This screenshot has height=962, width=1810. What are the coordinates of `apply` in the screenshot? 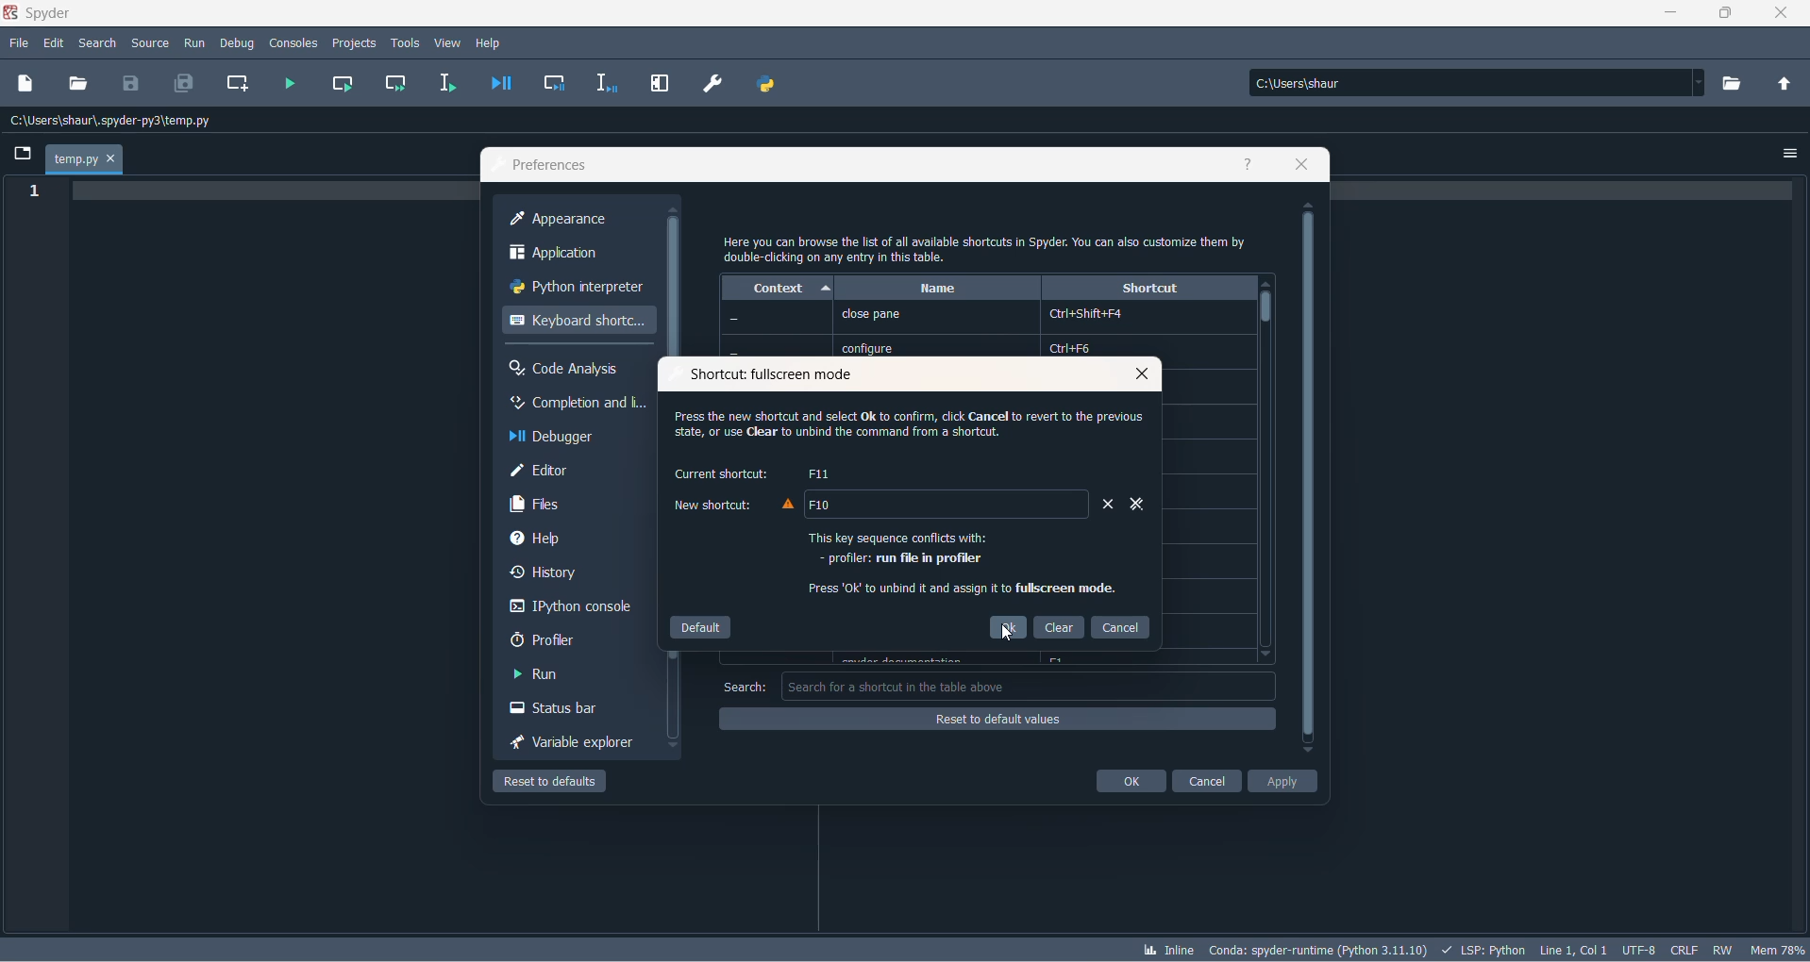 It's located at (1283, 784).